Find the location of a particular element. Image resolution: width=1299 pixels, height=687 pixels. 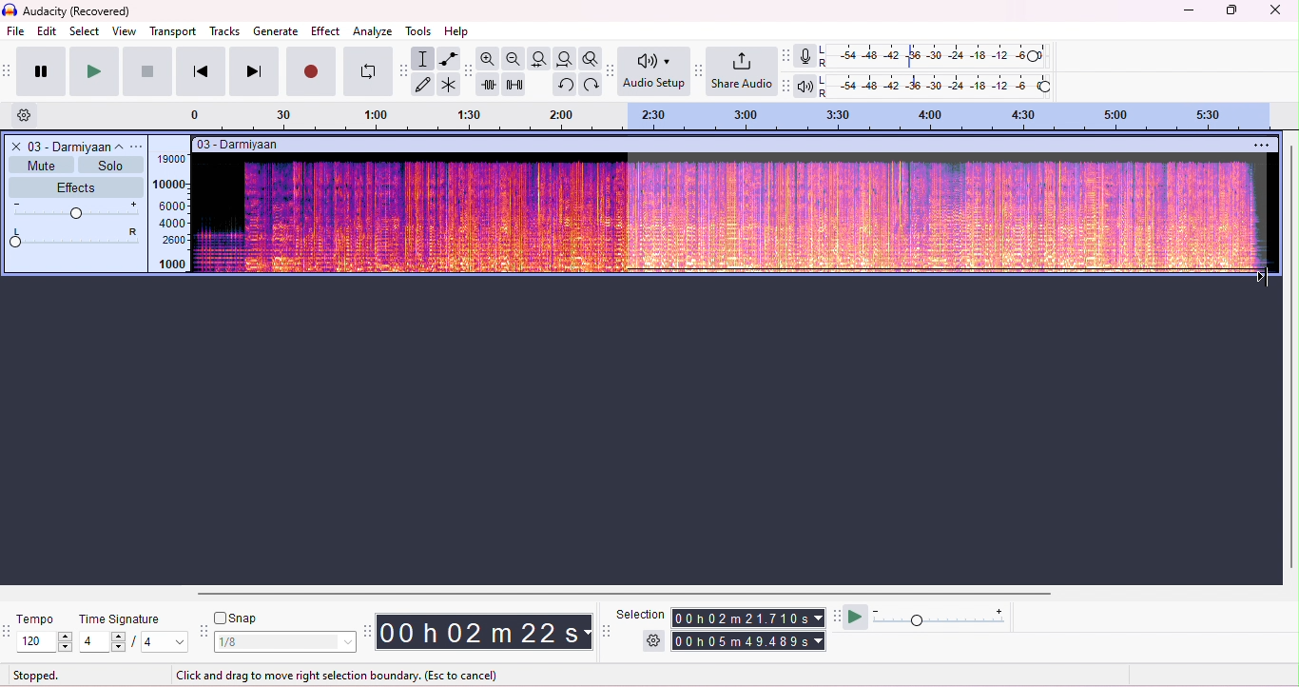

redo is located at coordinates (589, 84).